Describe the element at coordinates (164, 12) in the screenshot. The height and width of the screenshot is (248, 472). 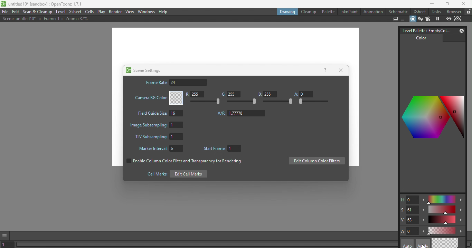
I see `Help` at that location.